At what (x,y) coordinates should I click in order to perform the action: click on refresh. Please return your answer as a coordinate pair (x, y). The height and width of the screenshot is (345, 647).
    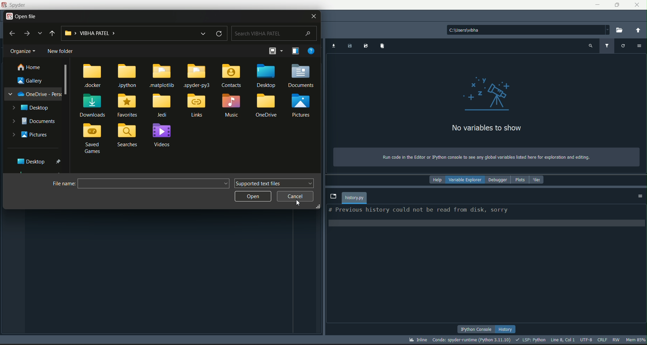
    Looking at the image, I should click on (219, 33).